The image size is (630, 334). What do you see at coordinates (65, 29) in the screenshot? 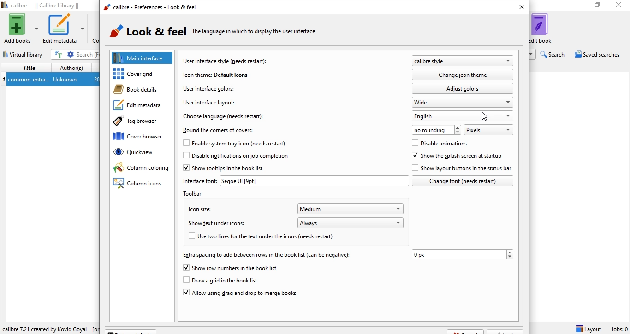
I see `Edit metadata` at bounding box center [65, 29].